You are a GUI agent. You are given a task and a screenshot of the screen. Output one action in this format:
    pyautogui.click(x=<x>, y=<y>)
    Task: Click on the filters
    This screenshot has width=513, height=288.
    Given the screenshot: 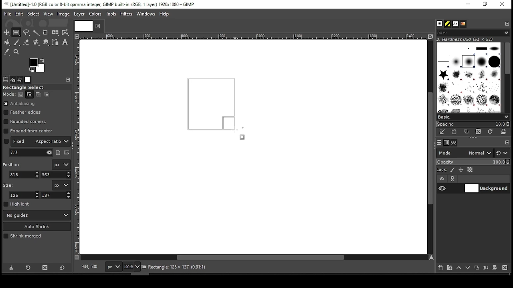 What is the action you would take?
    pyautogui.click(x=127, y=14)
    